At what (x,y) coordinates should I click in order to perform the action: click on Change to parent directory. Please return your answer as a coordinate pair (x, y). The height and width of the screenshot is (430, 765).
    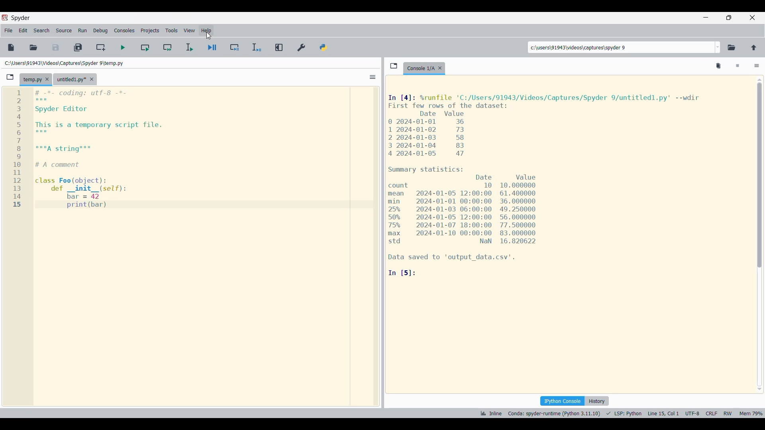
    Looking at the image, I should click on (753, 47).